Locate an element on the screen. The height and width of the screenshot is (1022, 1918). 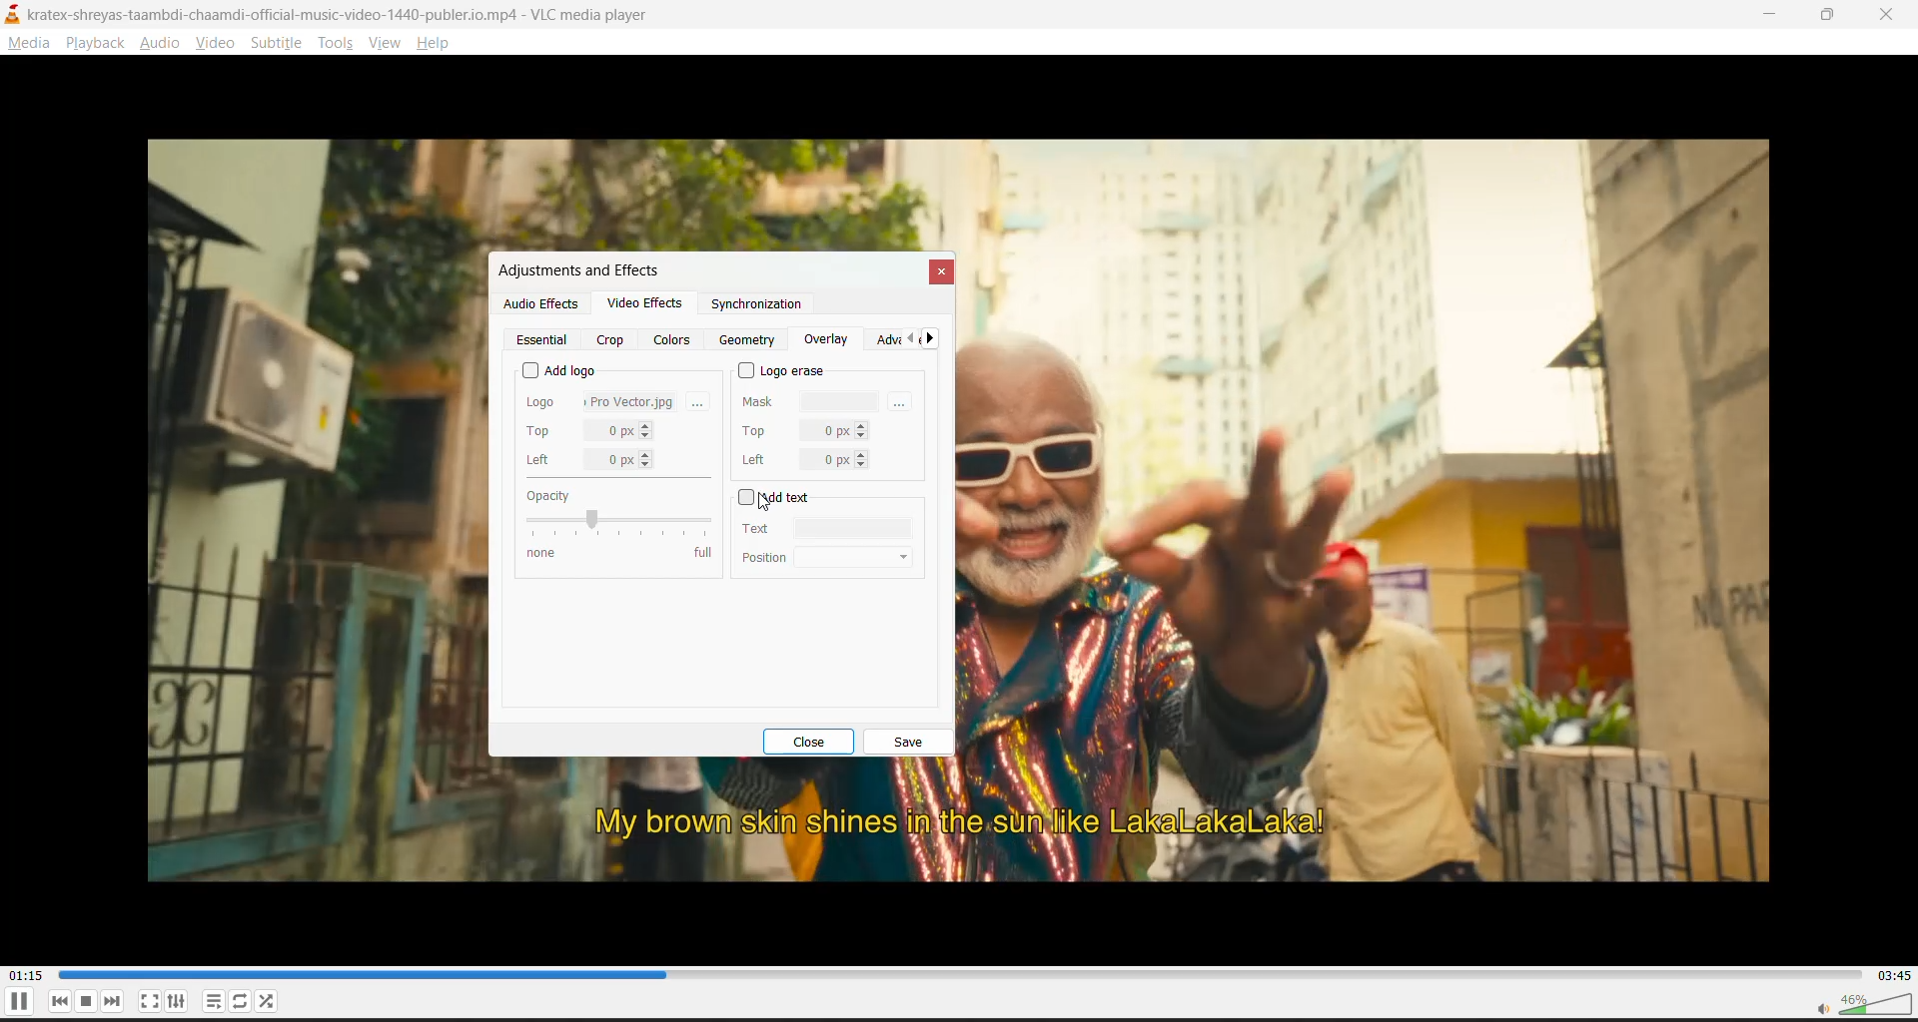
video effects is located at coordinates (644, 306).